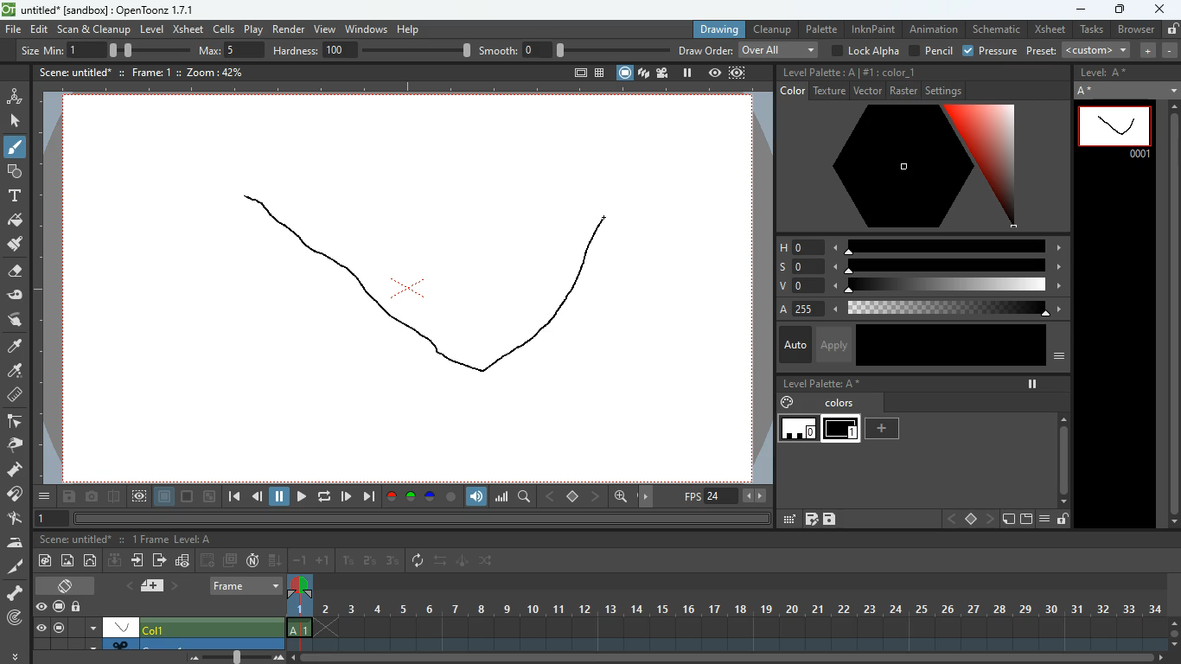 The height and width of the screenshot is (664, 1181). What do you see at coordinates (864, 50) in the screenshot?
I see `lock alpha` at bounding box center [864, 50].